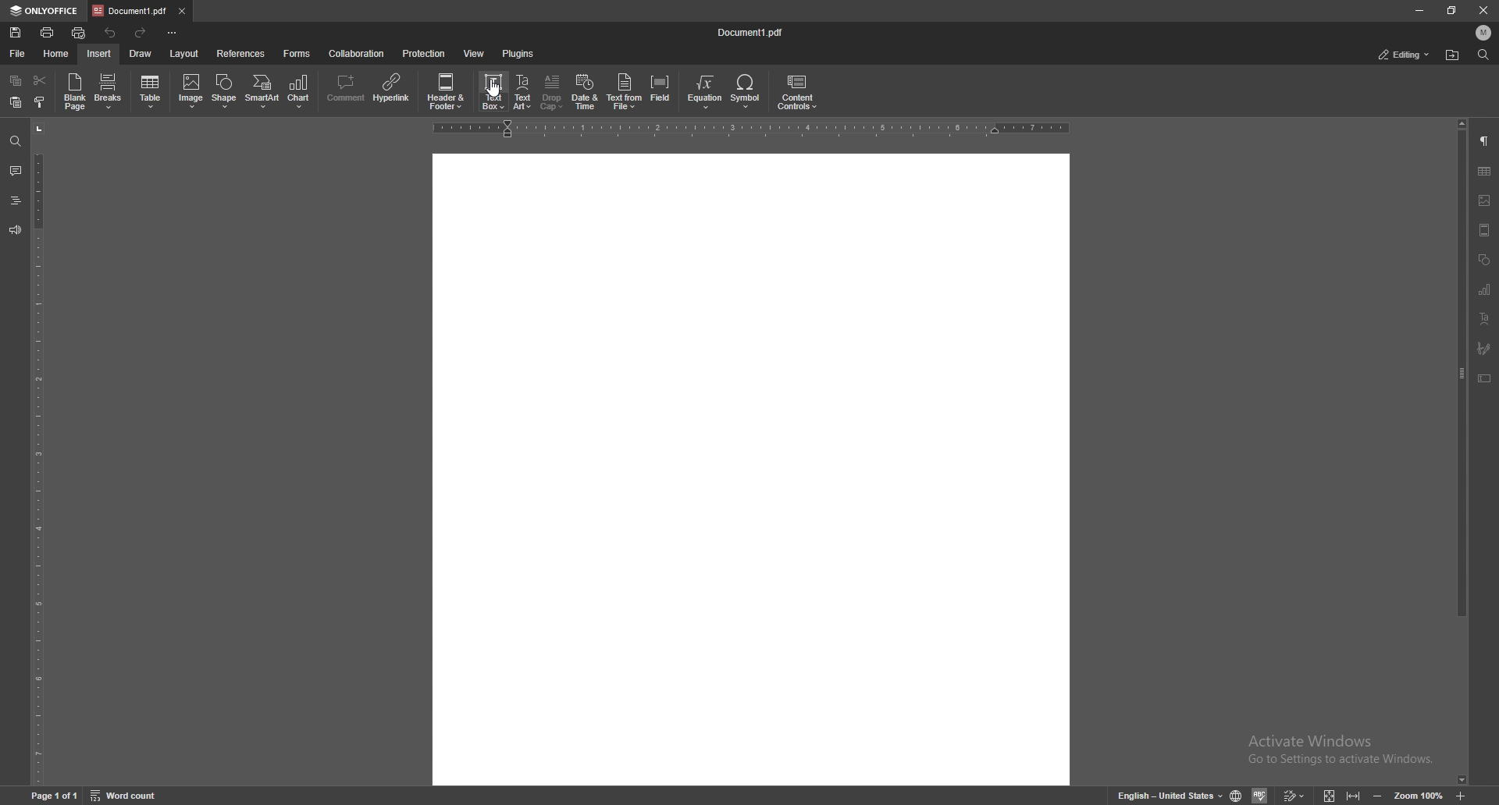 This screenshot has width=1499, height=805. What do you see at coordinates (14, 142) in the screenshot?
I see `find` at bounding box center [14, 142].